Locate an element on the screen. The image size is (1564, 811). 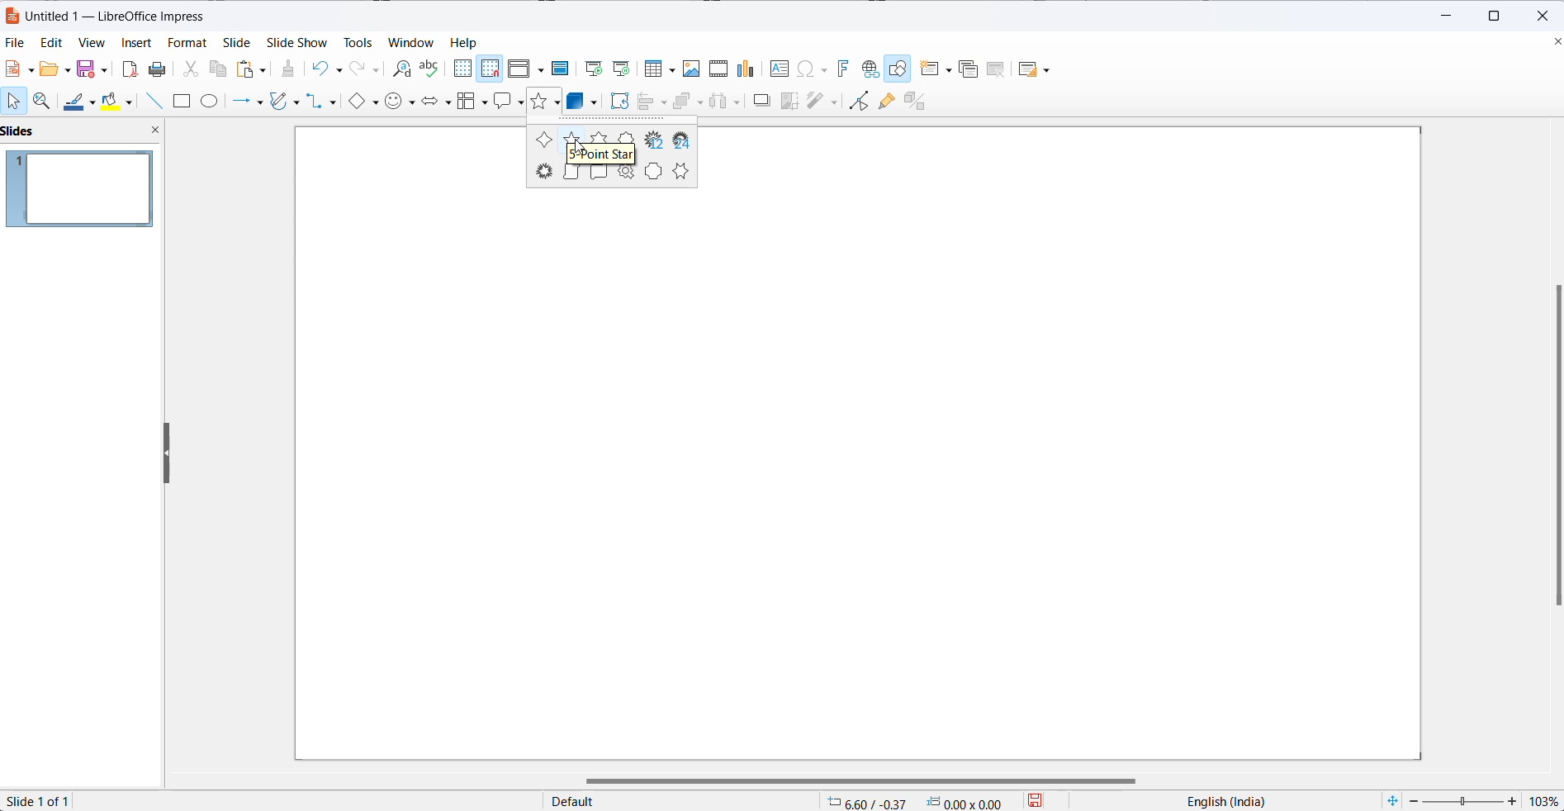
open is located at coordinates (55, 69).